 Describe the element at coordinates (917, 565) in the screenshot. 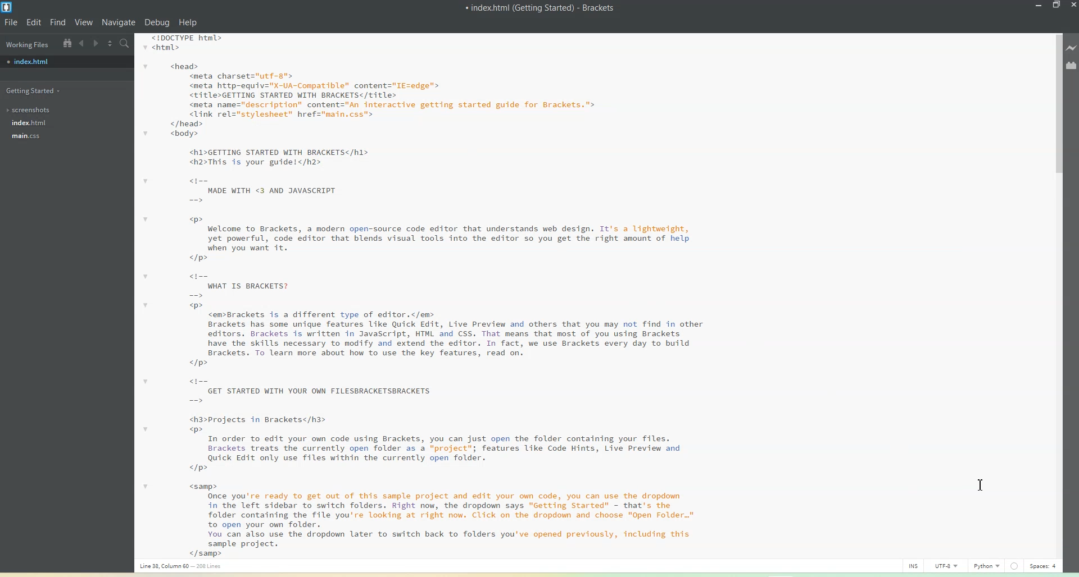

I see `INS` at that location.